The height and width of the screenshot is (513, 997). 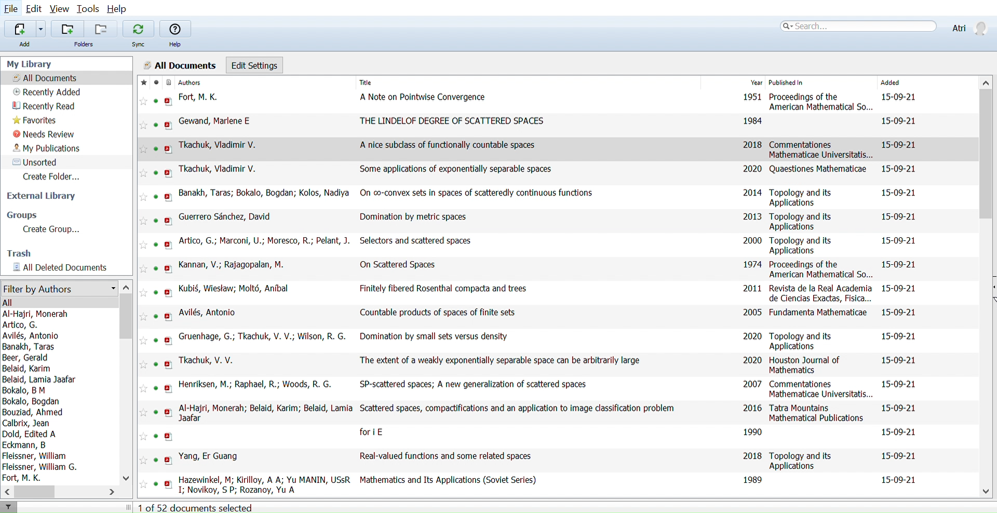 I want to click on Move down in all files, so click(x=987, y=492).